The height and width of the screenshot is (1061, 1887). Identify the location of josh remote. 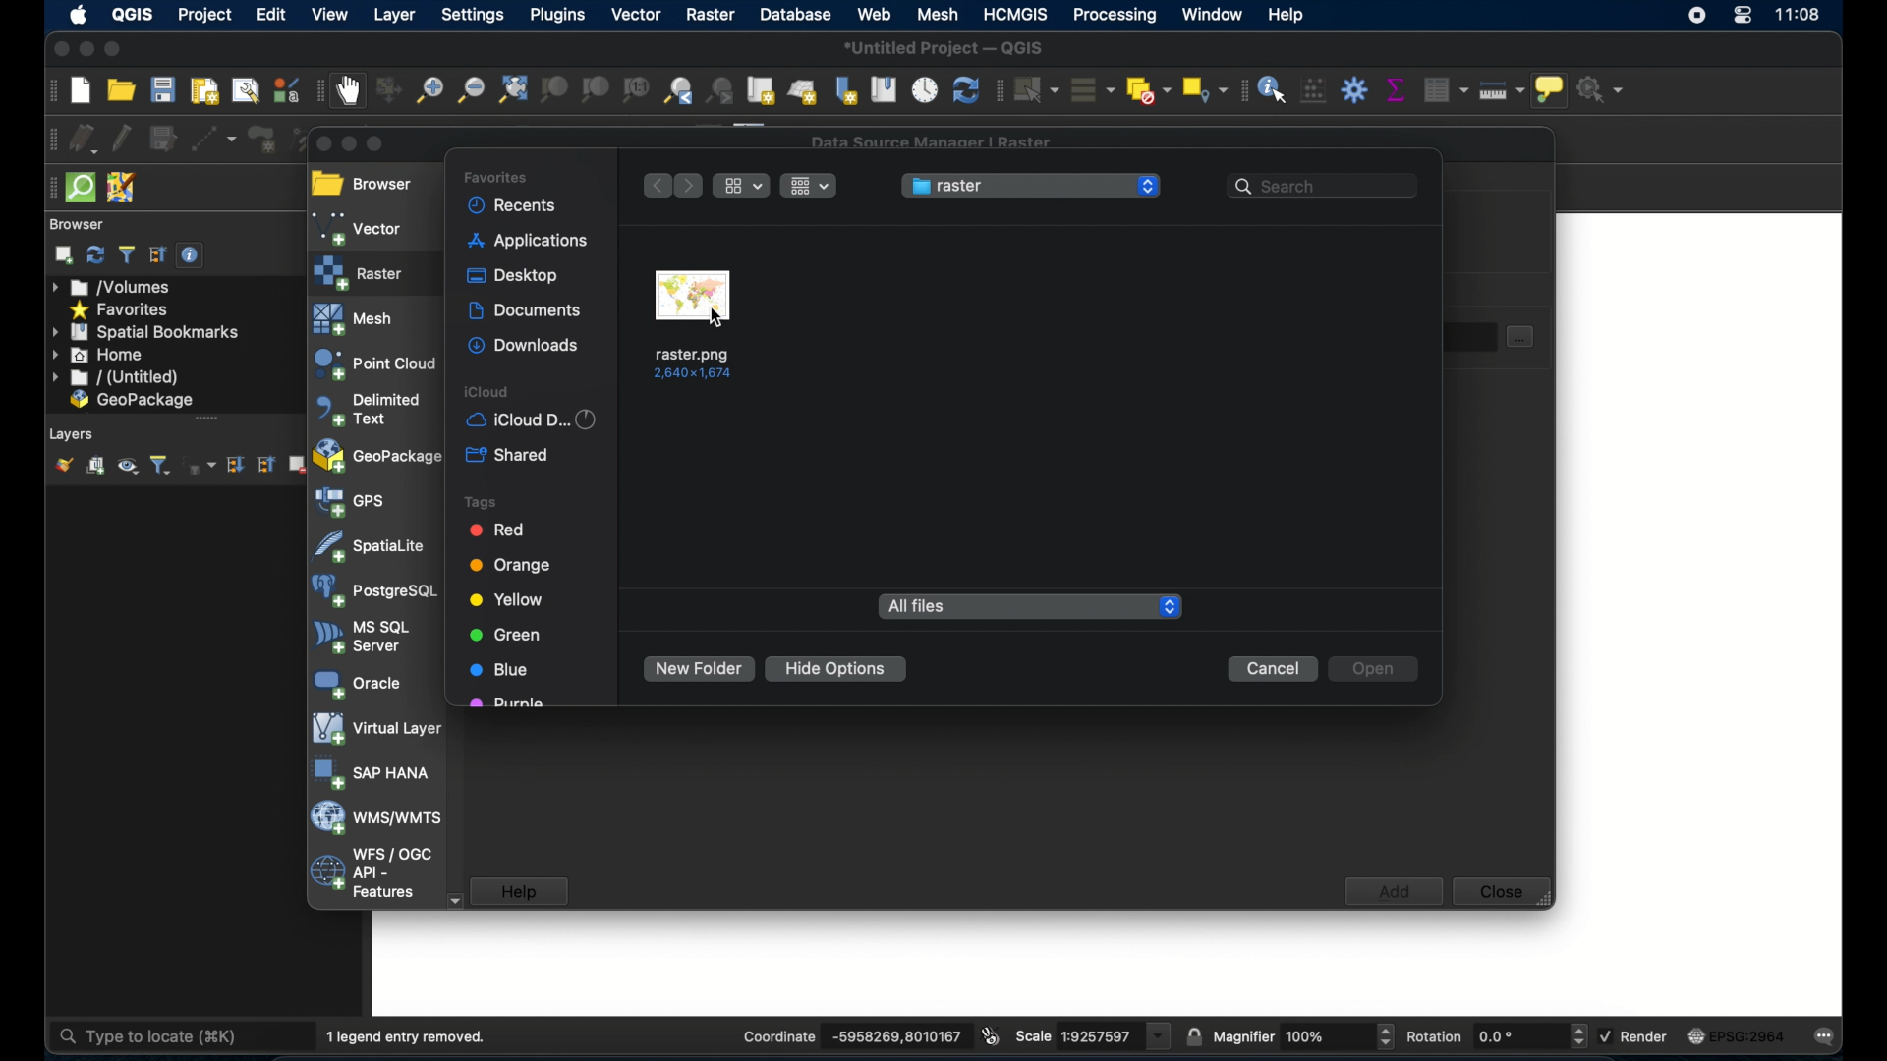
(121, 187).